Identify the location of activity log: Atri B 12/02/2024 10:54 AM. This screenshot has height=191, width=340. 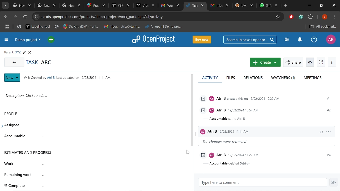
(267, 110).